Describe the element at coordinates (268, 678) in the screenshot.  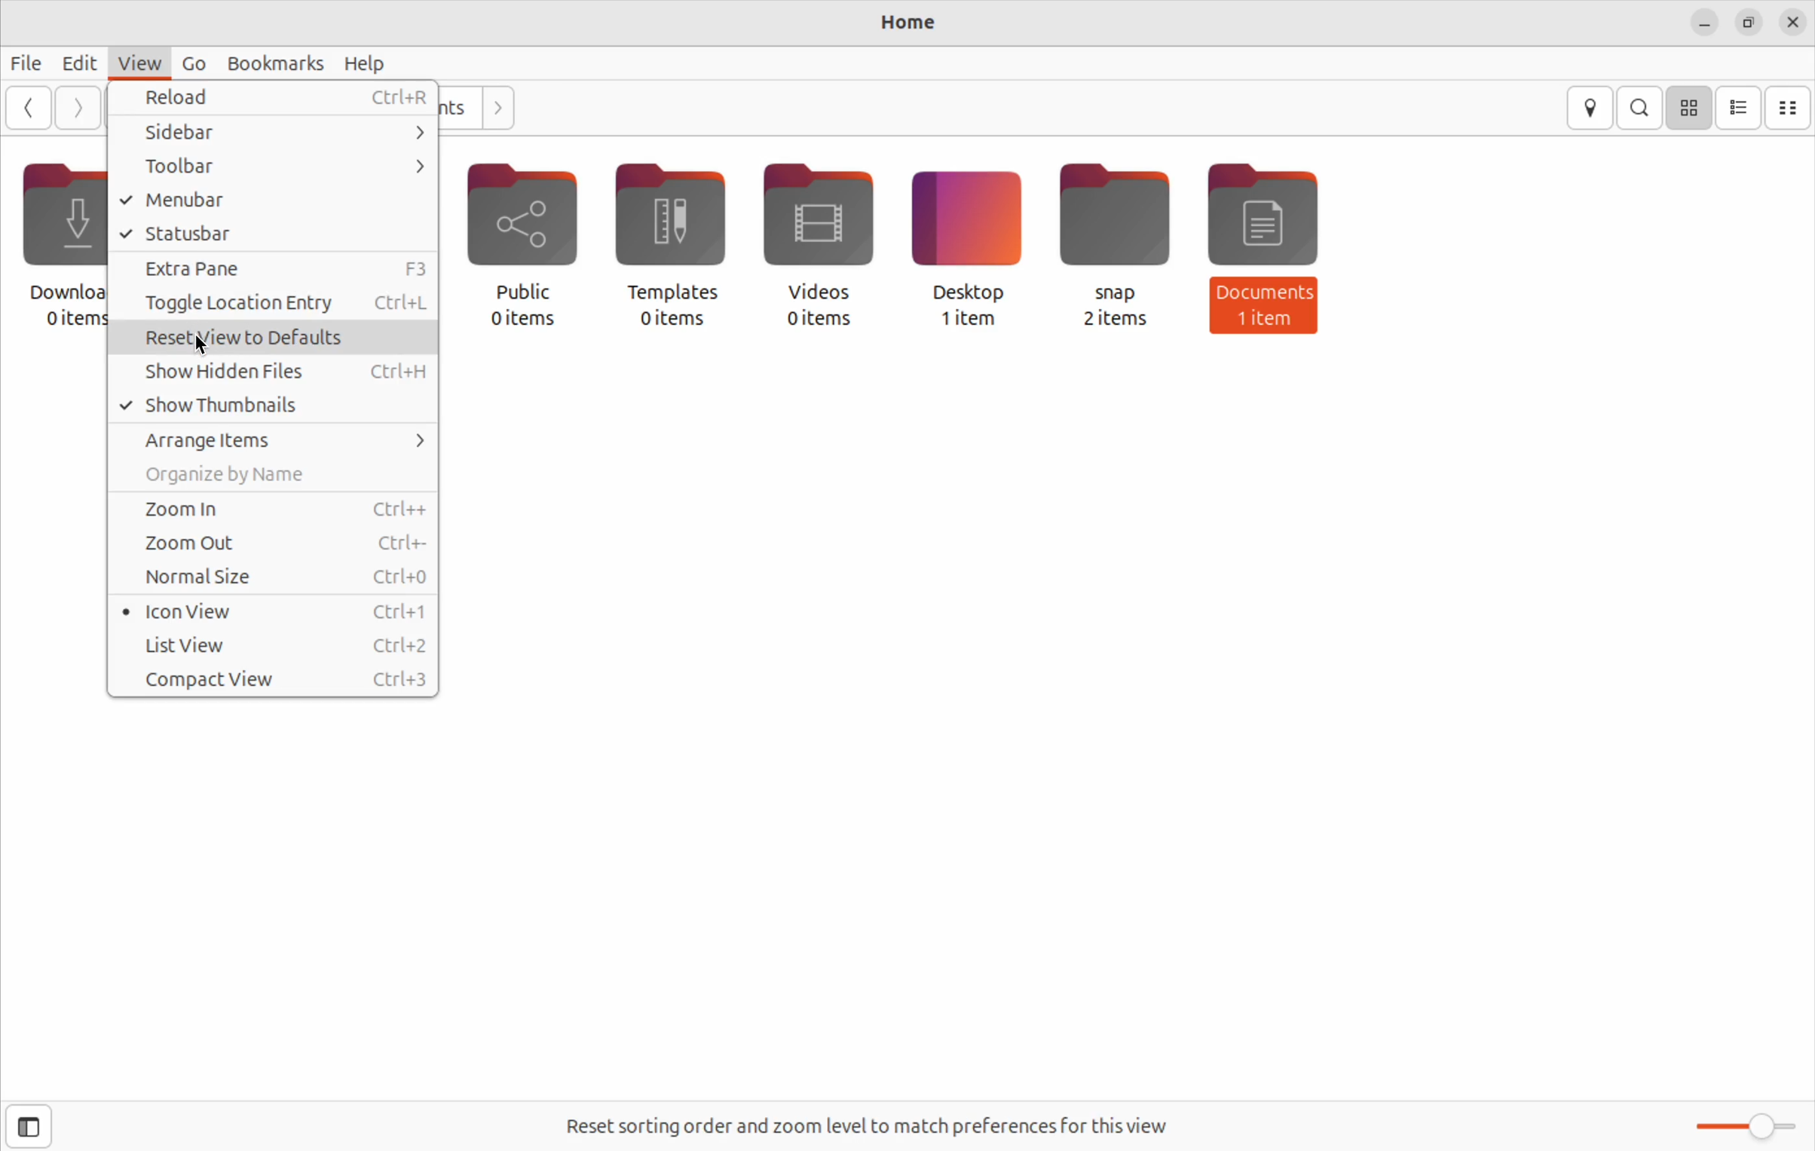
I see `Compact View` at that location.